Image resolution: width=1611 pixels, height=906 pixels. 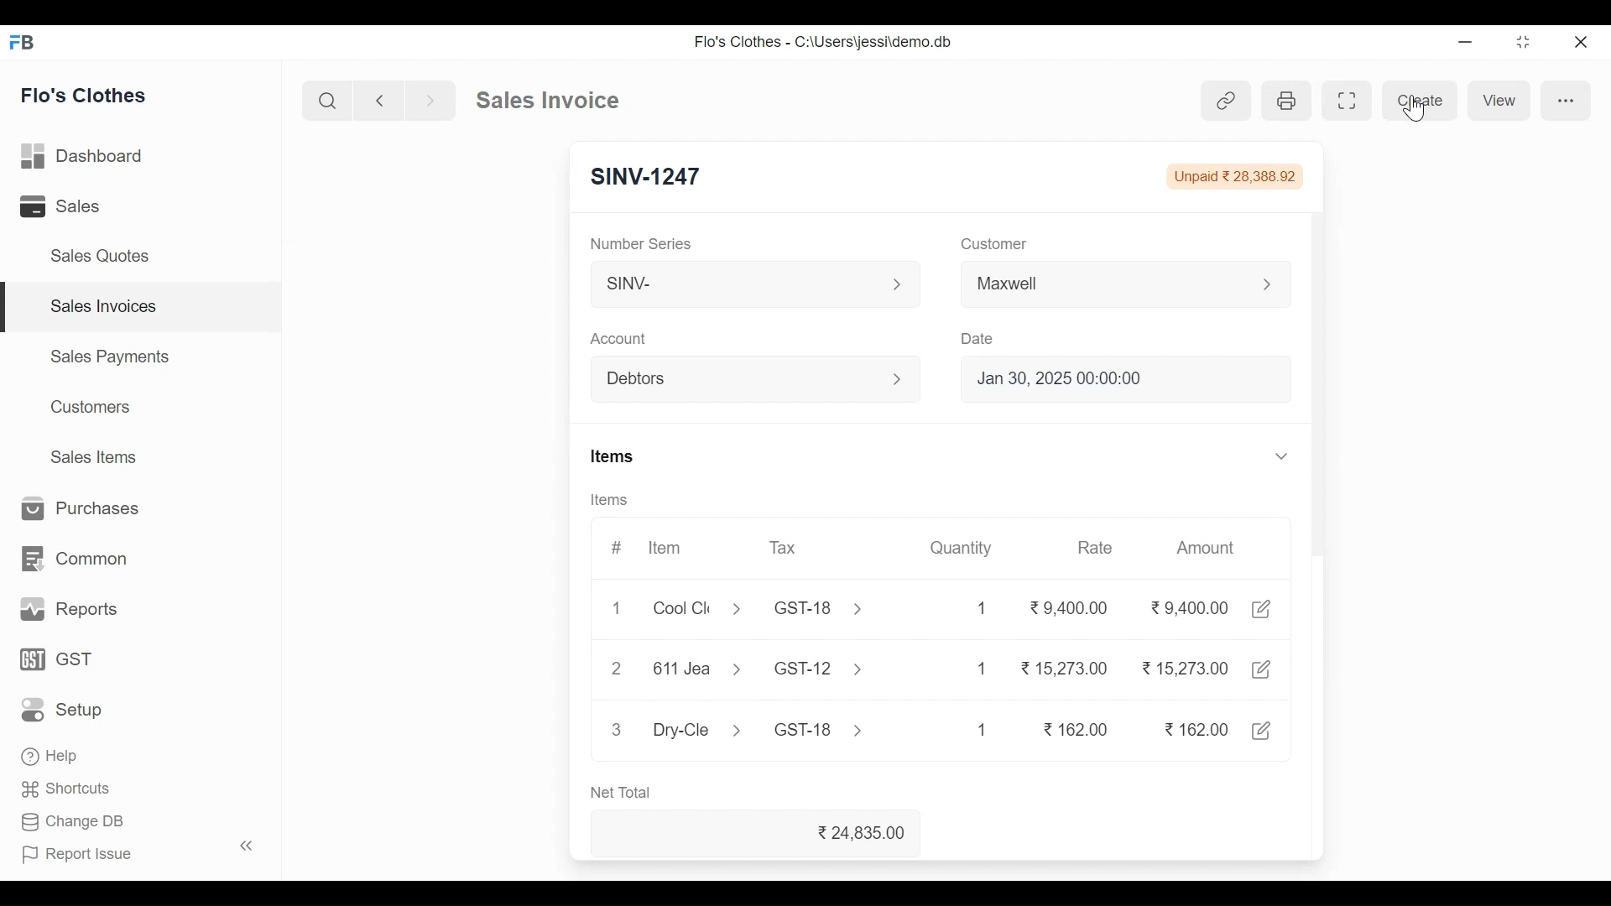 I want to click on Account, so click(x=621, y=338).